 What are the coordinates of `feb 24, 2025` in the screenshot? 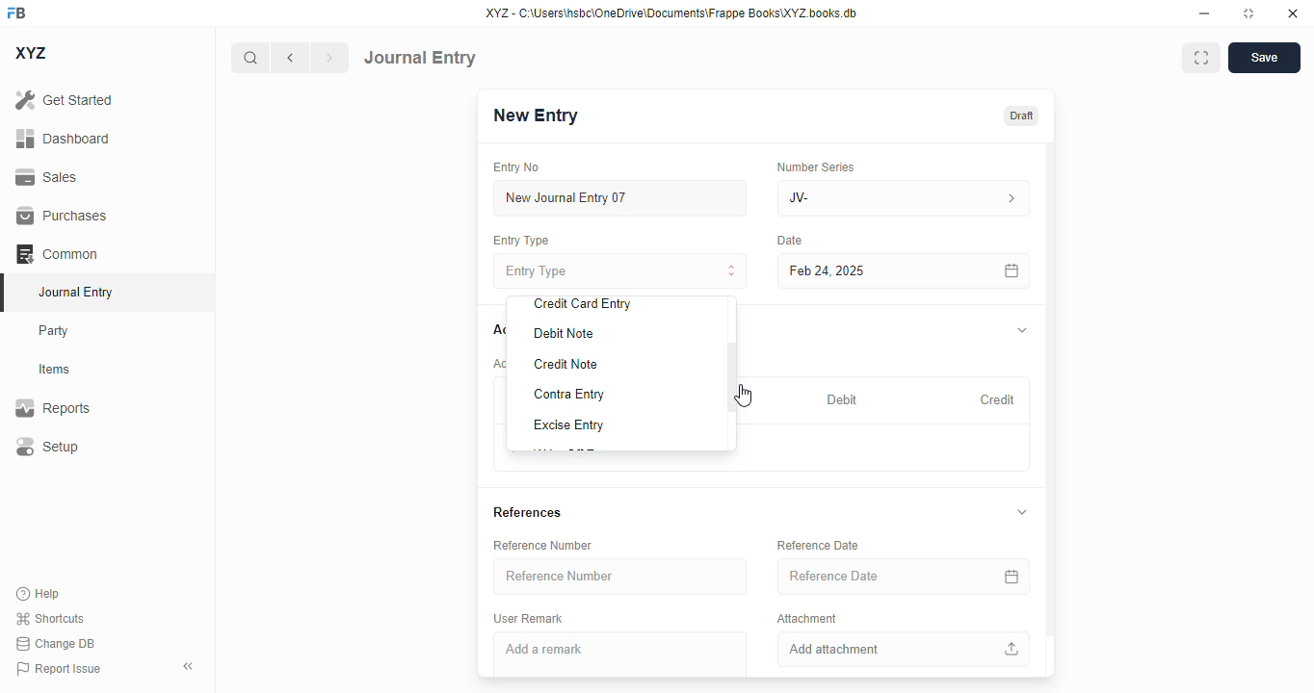 It's located at (862, 271).